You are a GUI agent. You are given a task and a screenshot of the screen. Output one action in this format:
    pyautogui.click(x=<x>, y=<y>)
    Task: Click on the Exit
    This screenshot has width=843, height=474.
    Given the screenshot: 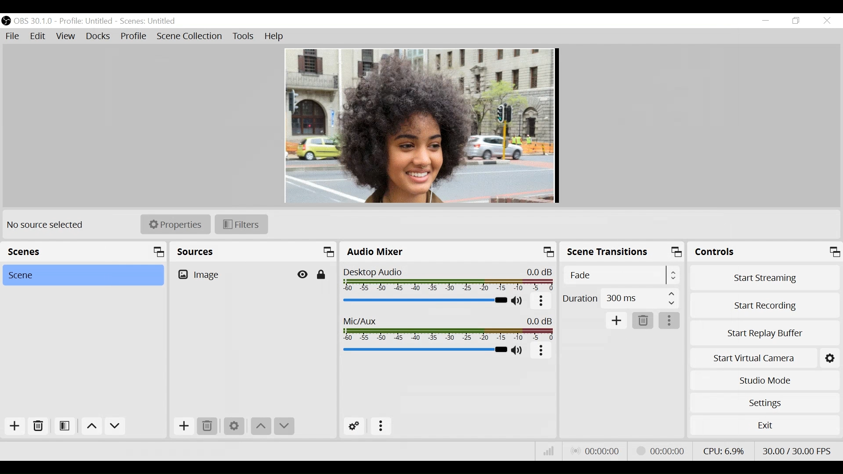 What is the action you would take?
    pyautogui.click(x=765, y=424)
    